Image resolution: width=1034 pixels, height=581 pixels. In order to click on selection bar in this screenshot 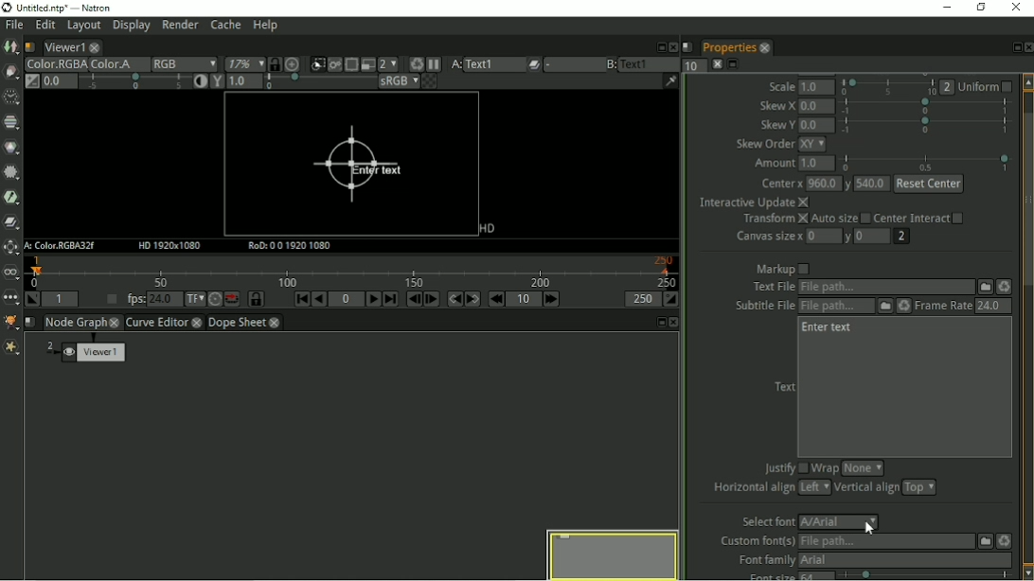, I will do `click(318, 82)`.